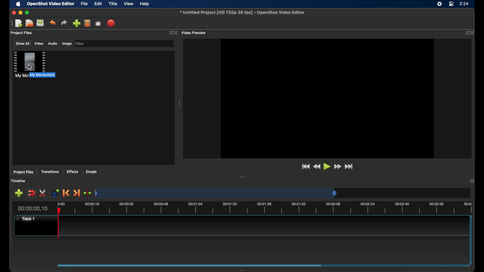 The image size is (484, 272). I want to click on scroll box, so click(190, 265).